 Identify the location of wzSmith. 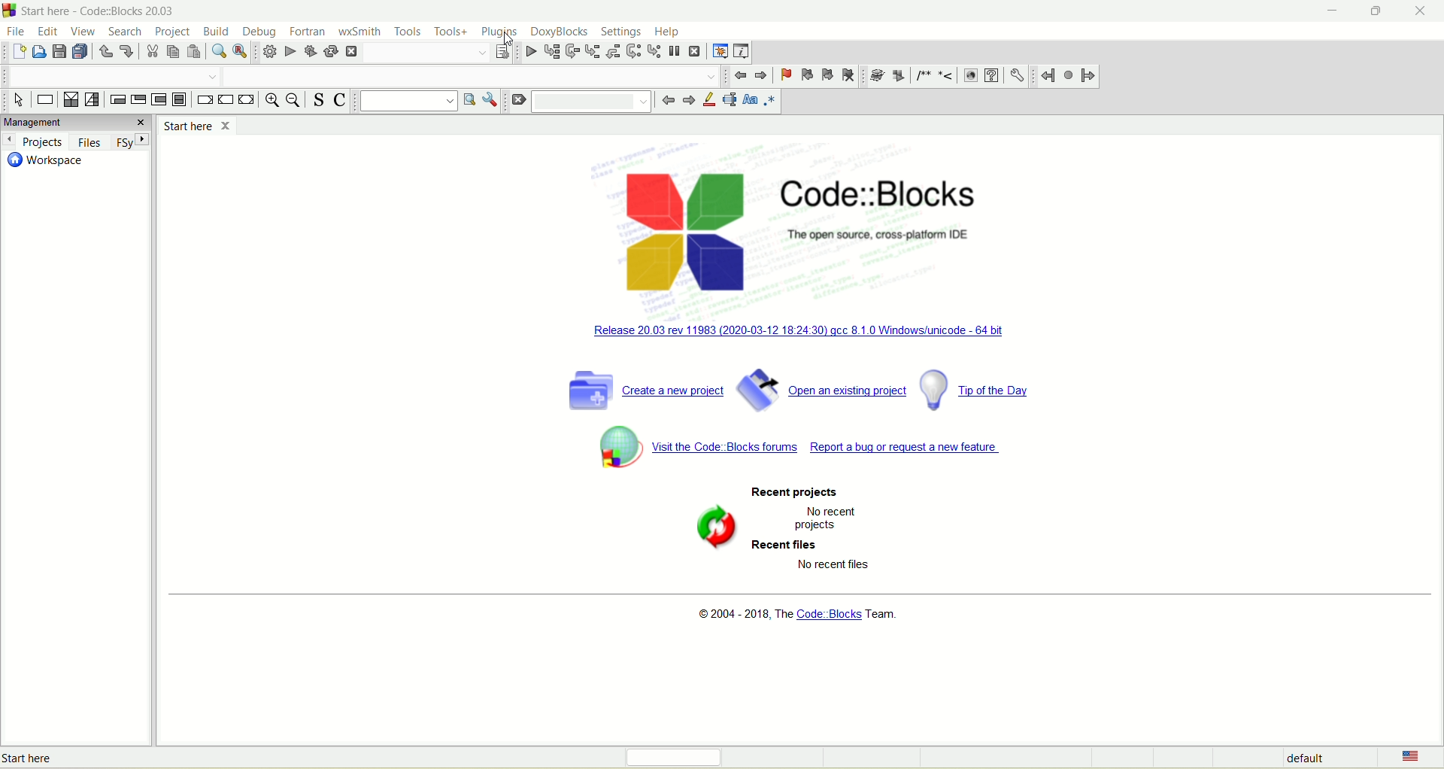
(360, 32).